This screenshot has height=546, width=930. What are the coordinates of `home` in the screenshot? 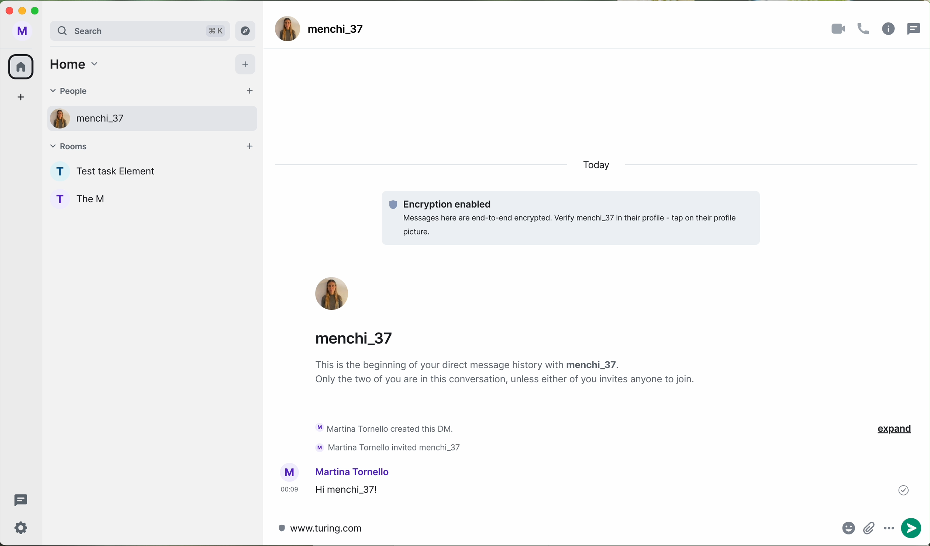 It's located at (73, 63).